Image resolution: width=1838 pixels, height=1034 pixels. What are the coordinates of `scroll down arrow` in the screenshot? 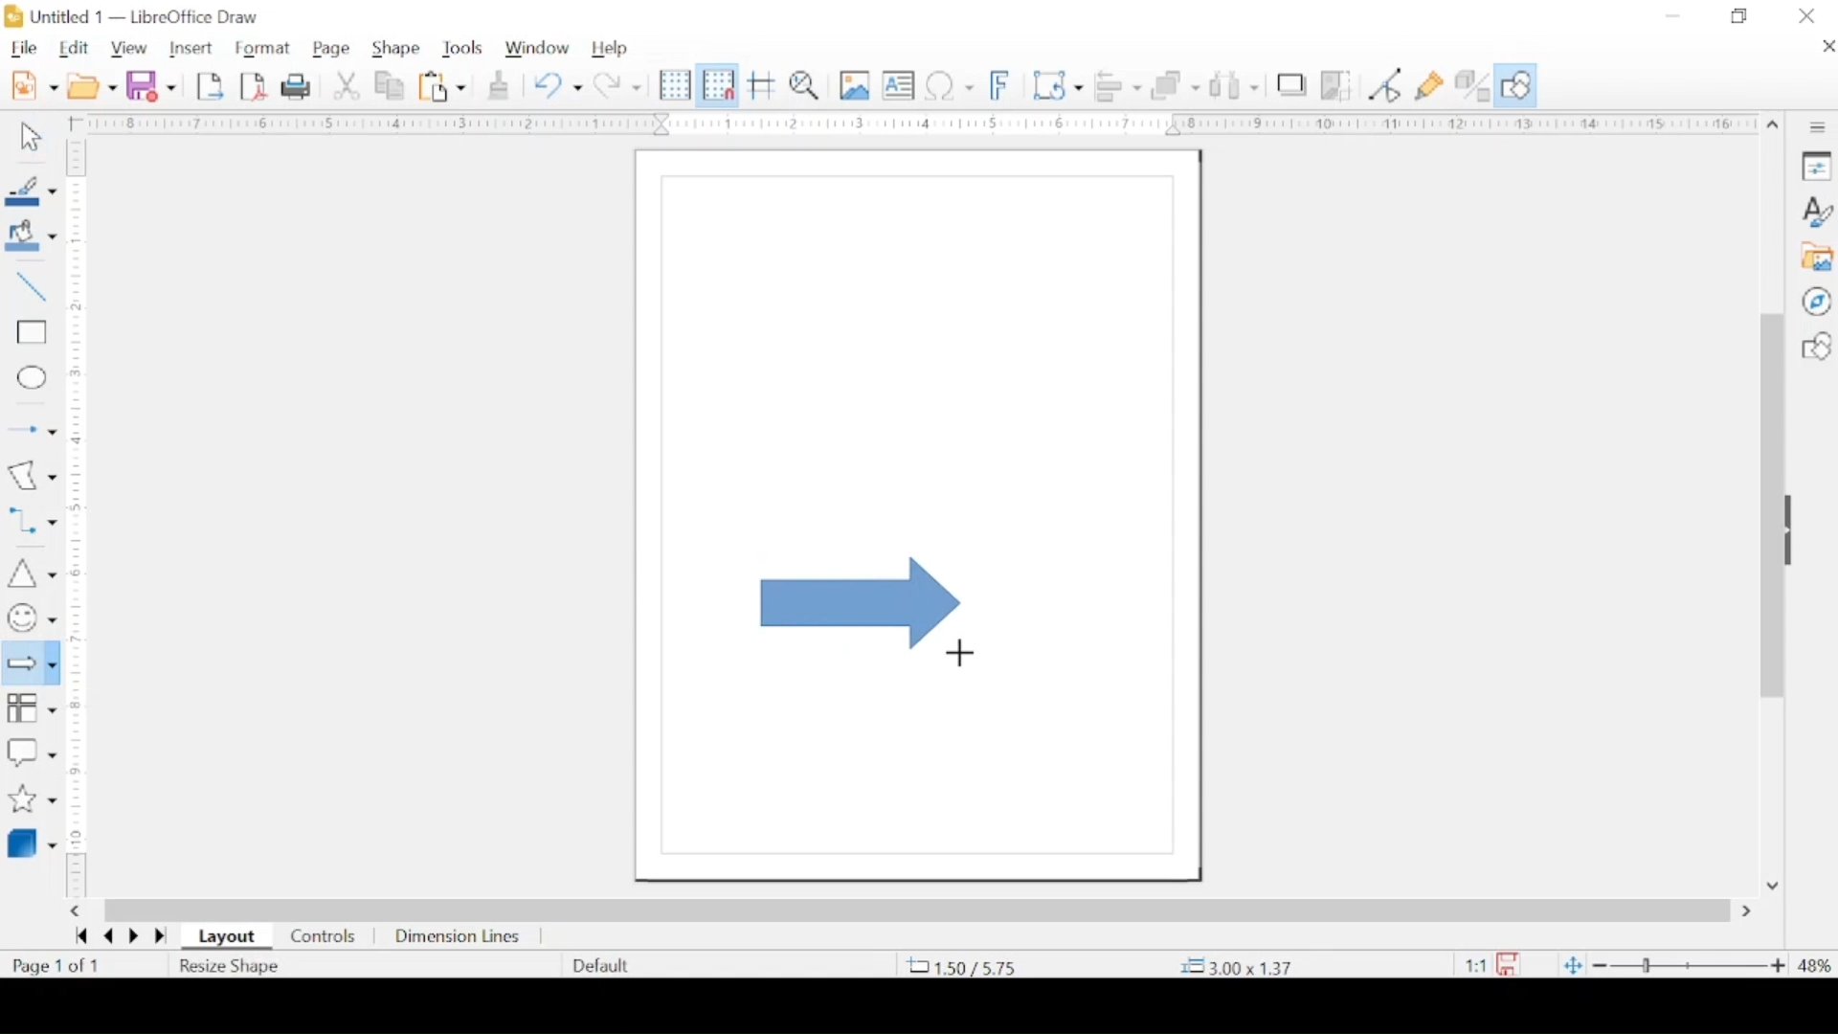 It's located at (1772, 887).